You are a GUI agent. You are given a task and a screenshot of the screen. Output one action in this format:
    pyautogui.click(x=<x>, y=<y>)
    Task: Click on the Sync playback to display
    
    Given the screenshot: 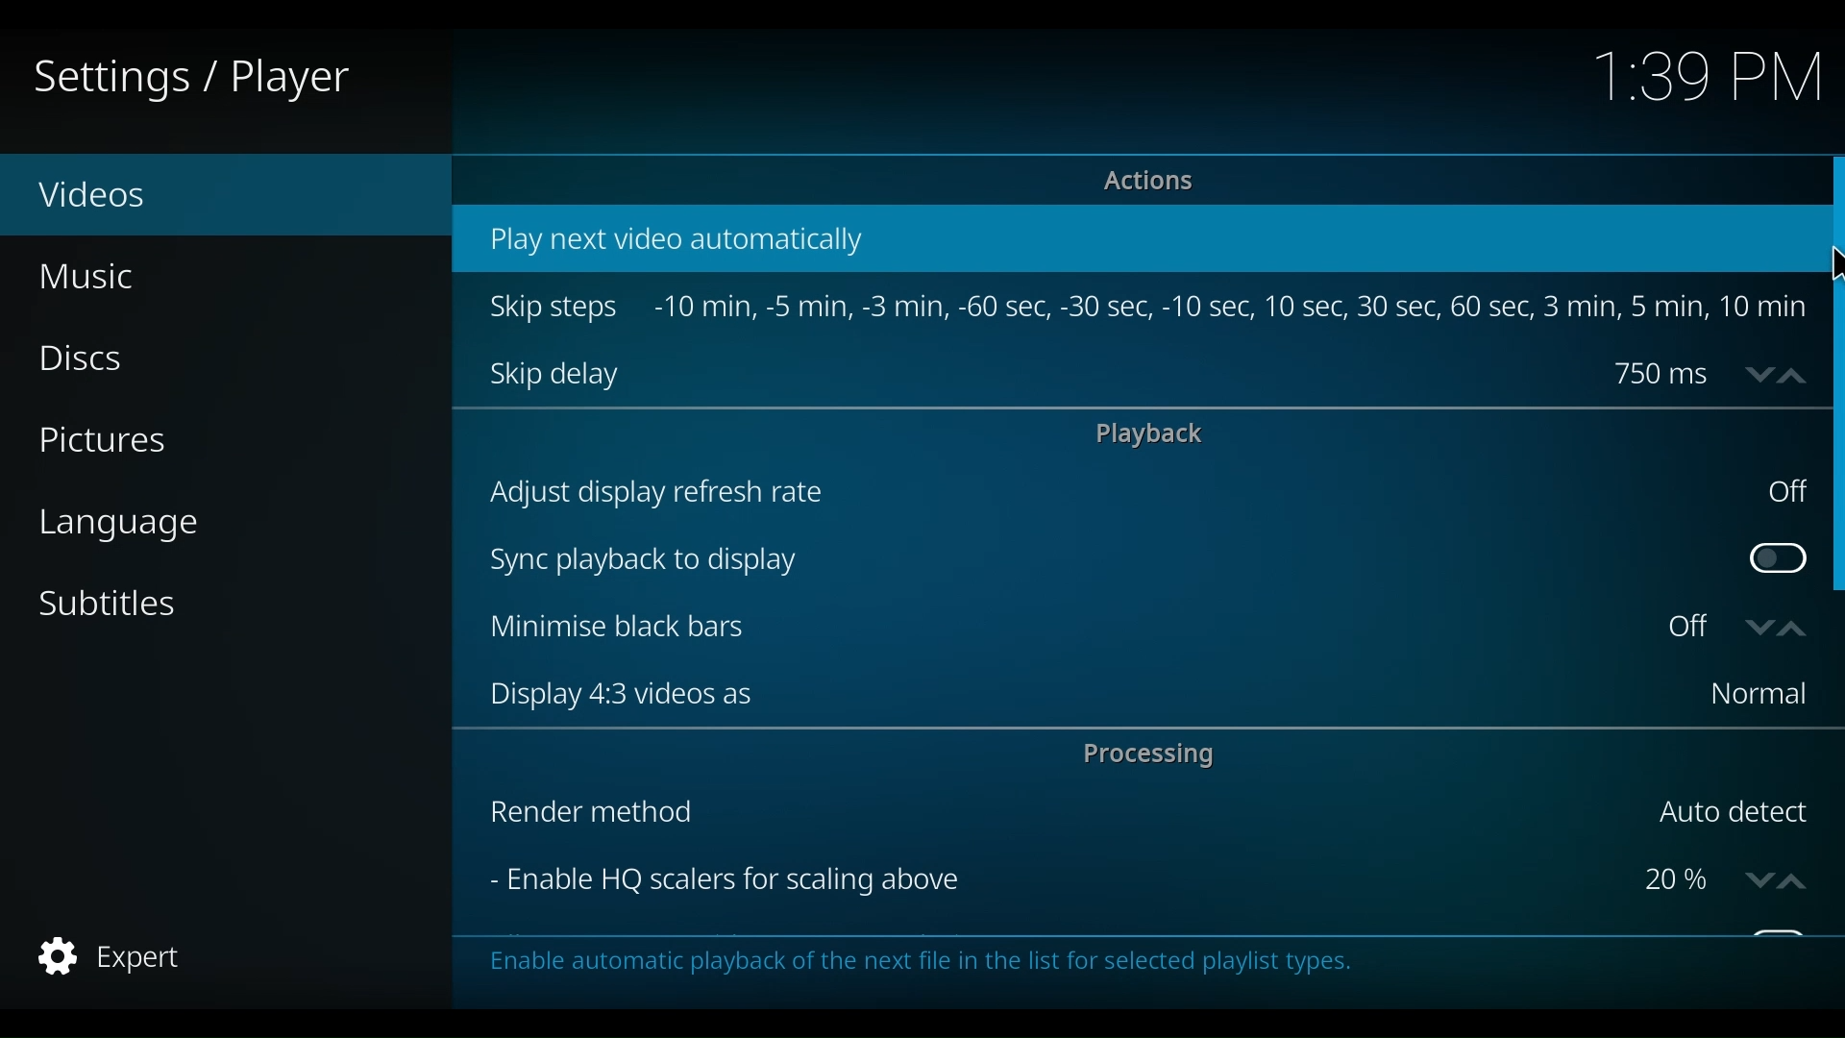 What is the action you would take?
    pyautogui.click(x=1108, y=562)
    